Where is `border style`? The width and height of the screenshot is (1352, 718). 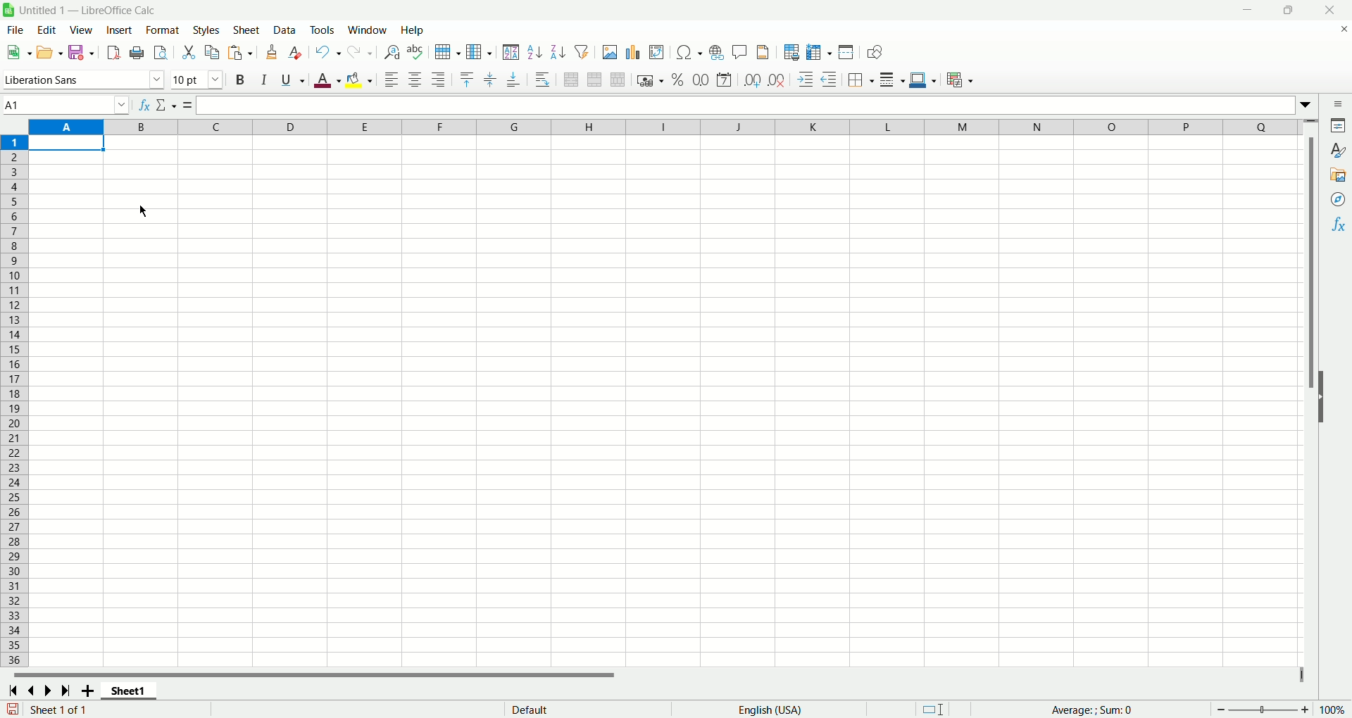 border style is located at coordinates (893, 80).